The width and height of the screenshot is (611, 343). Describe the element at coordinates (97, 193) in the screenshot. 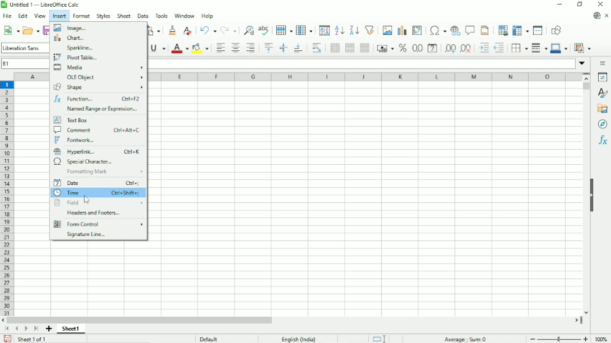

I see `Time` at that location.